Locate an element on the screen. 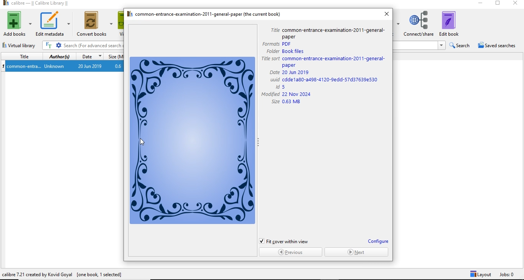 The height and width of the screenshot is (280, 524). next is located at coordinates (357, 252).